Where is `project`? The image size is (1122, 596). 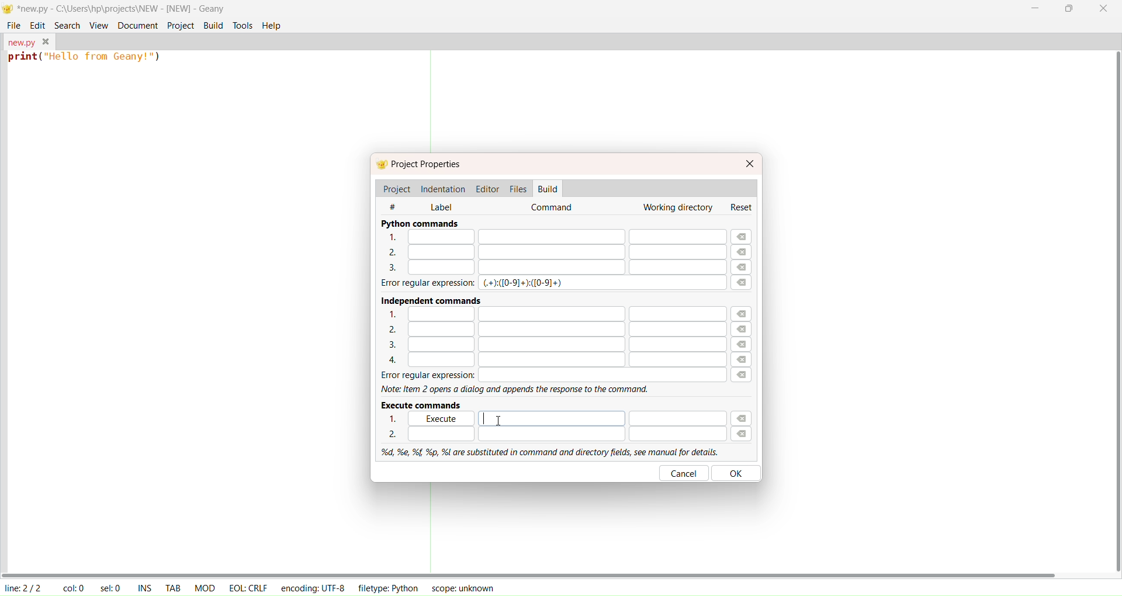
project is located at coordinates (396, 189).